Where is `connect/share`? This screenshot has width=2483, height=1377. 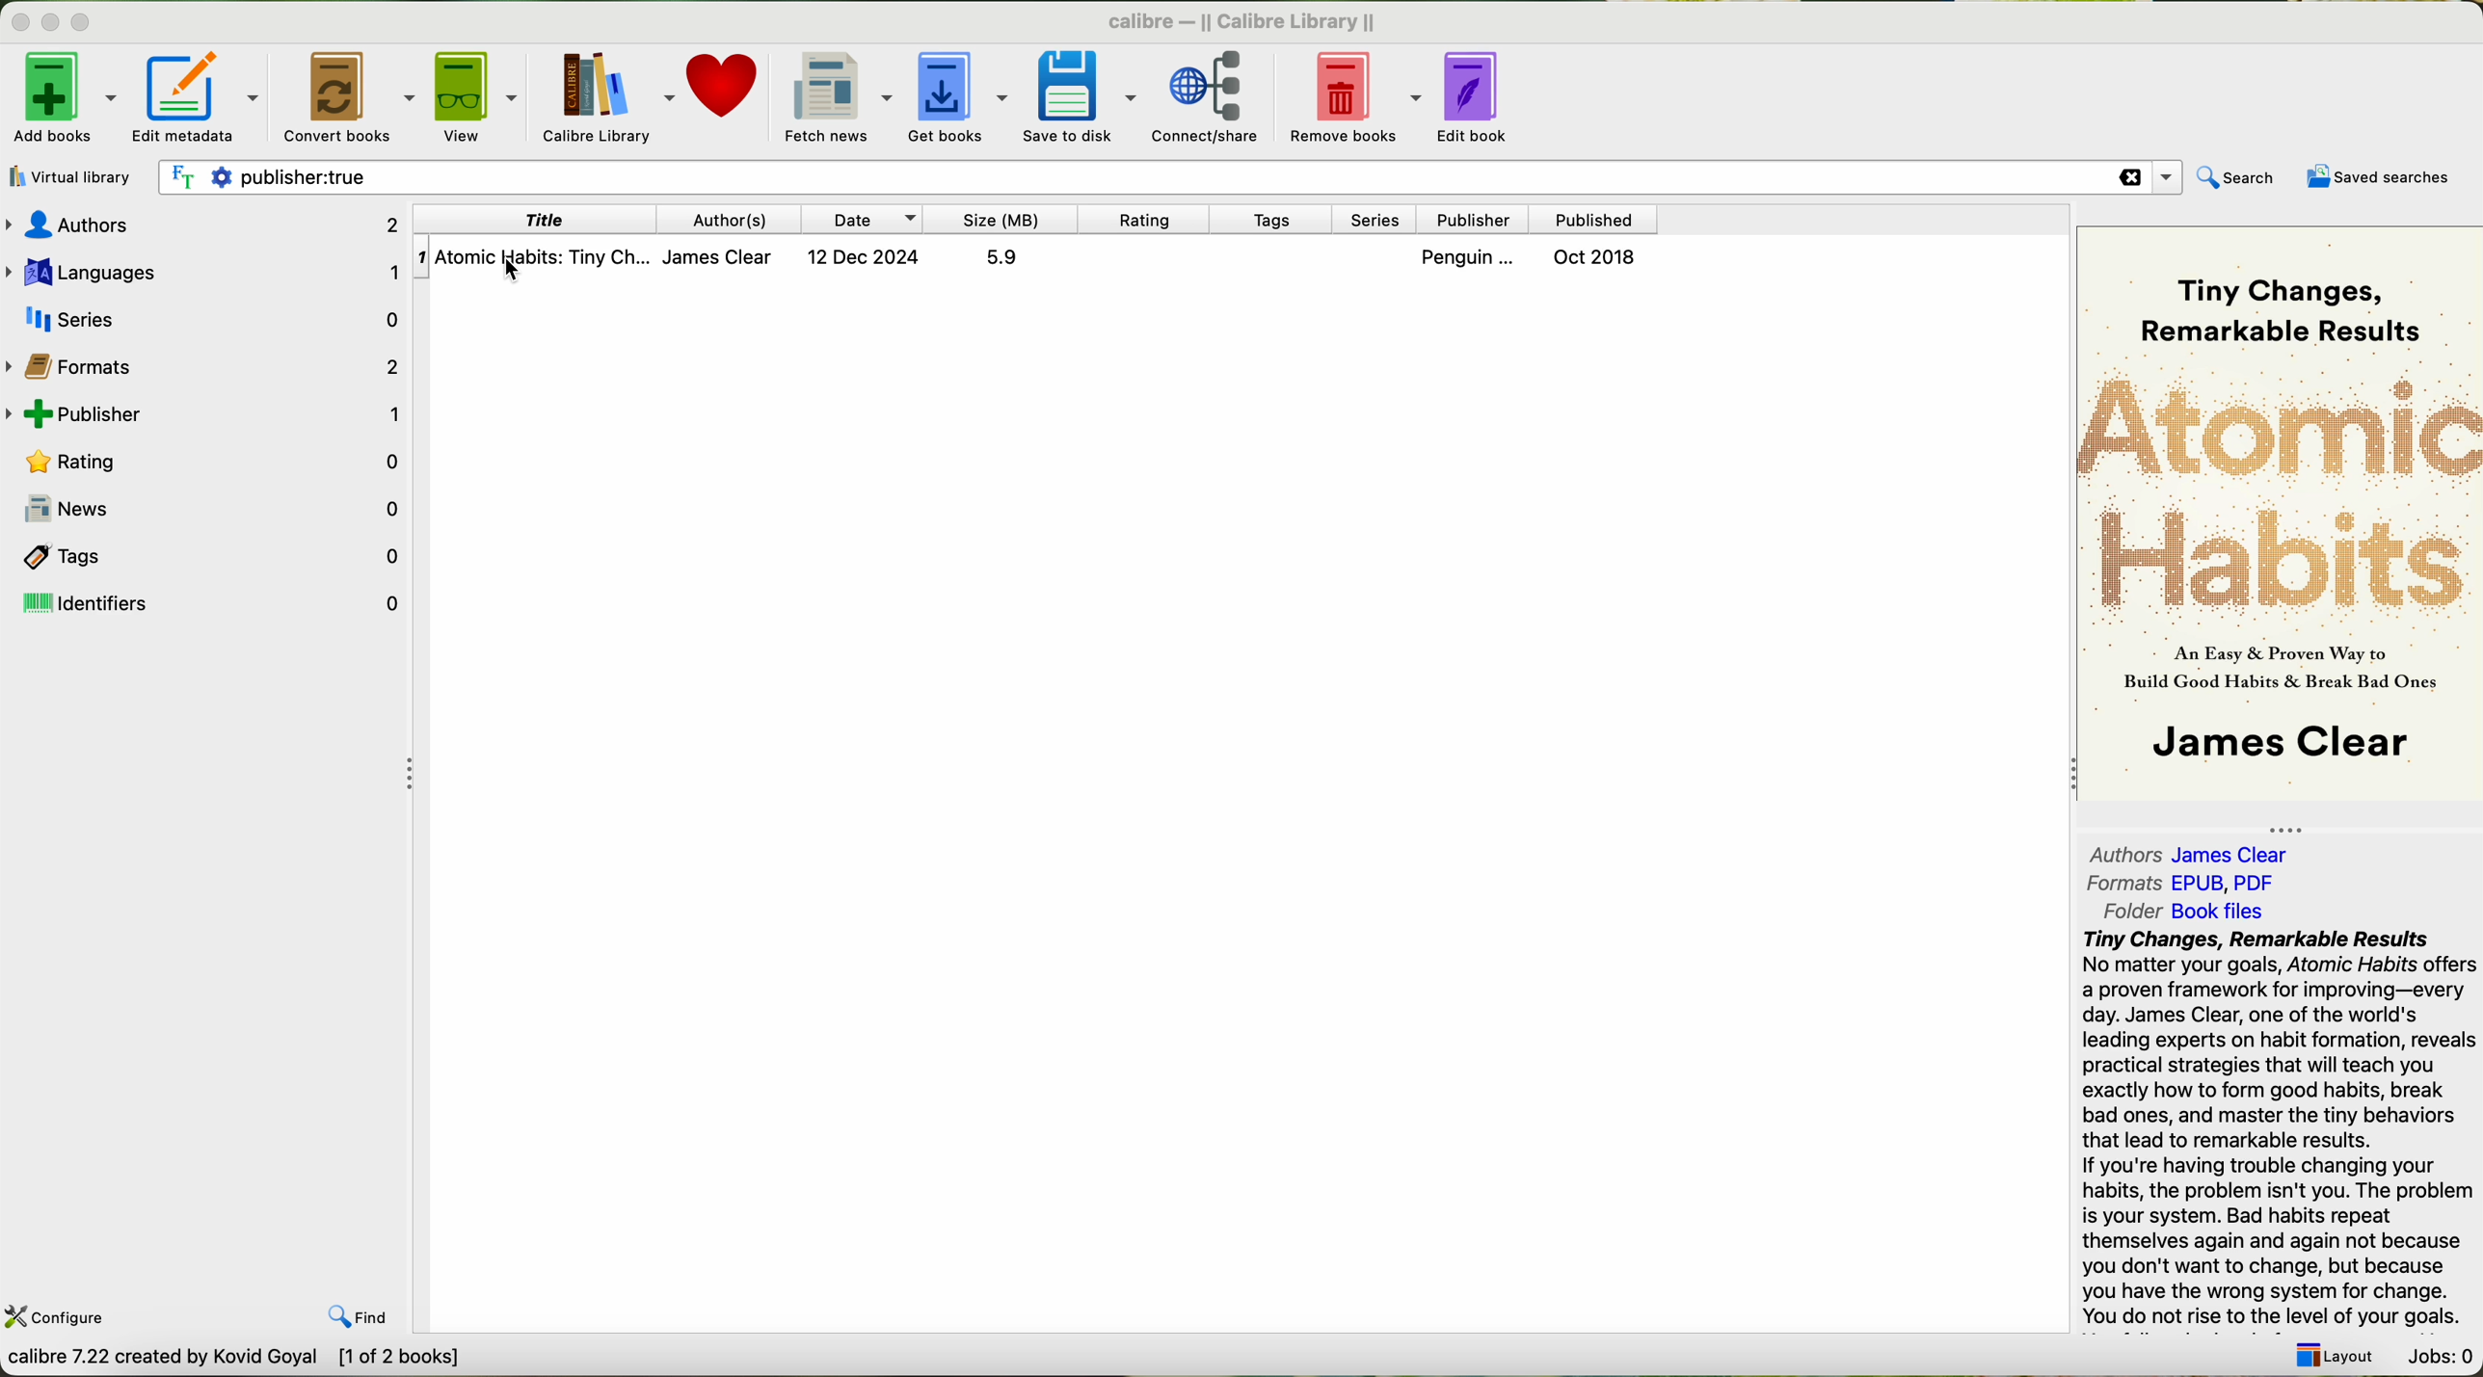 connect/share is located at coordinates (1212, 95).